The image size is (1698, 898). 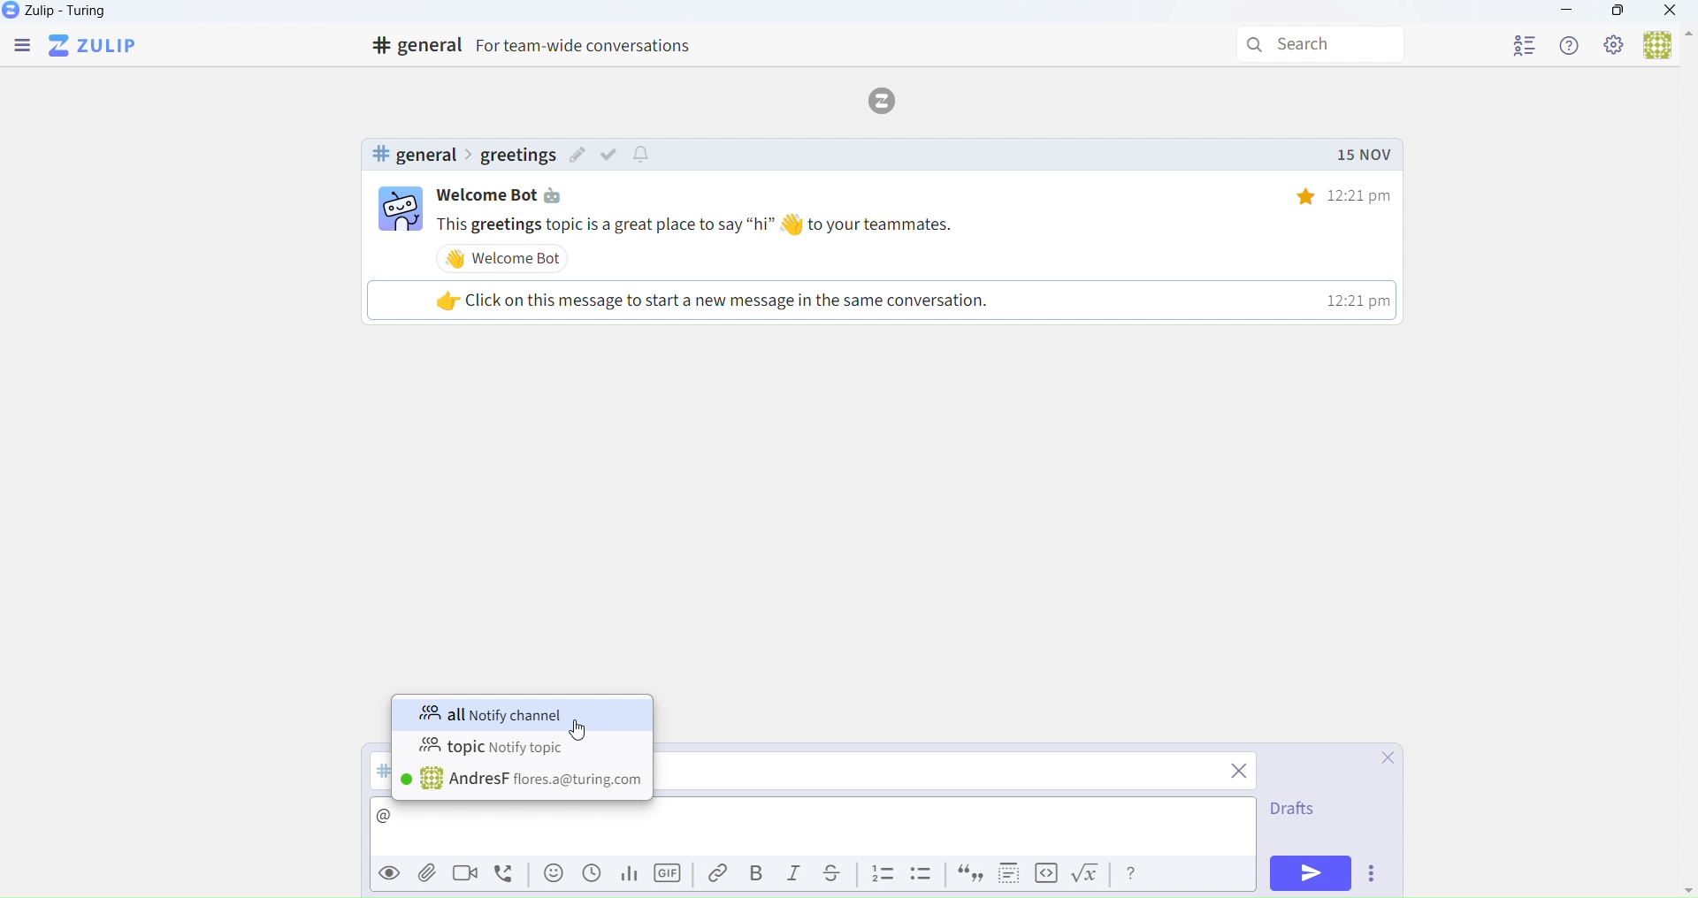 I want to click on click on this to start a new message, so click(x=878, y=300).